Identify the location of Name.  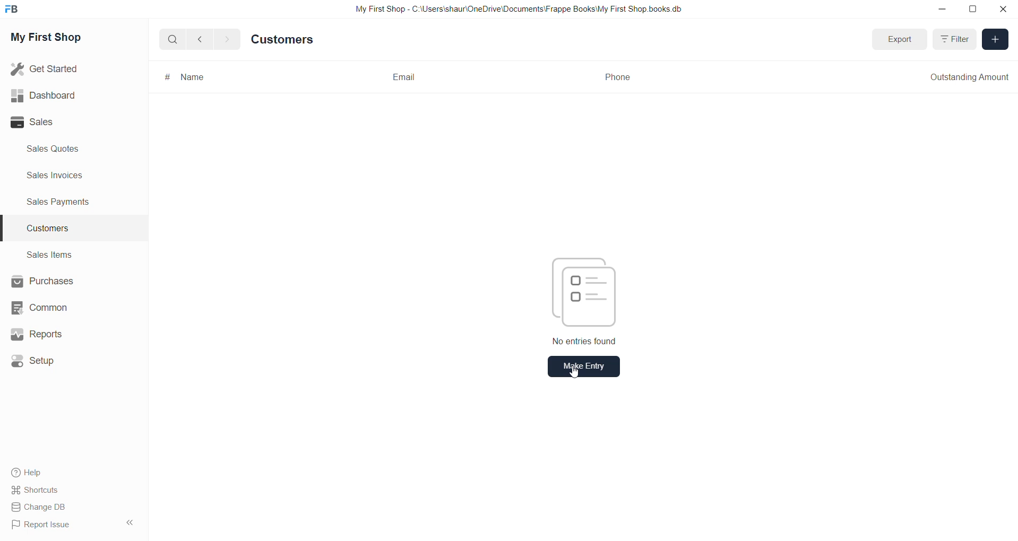
(194, 79).